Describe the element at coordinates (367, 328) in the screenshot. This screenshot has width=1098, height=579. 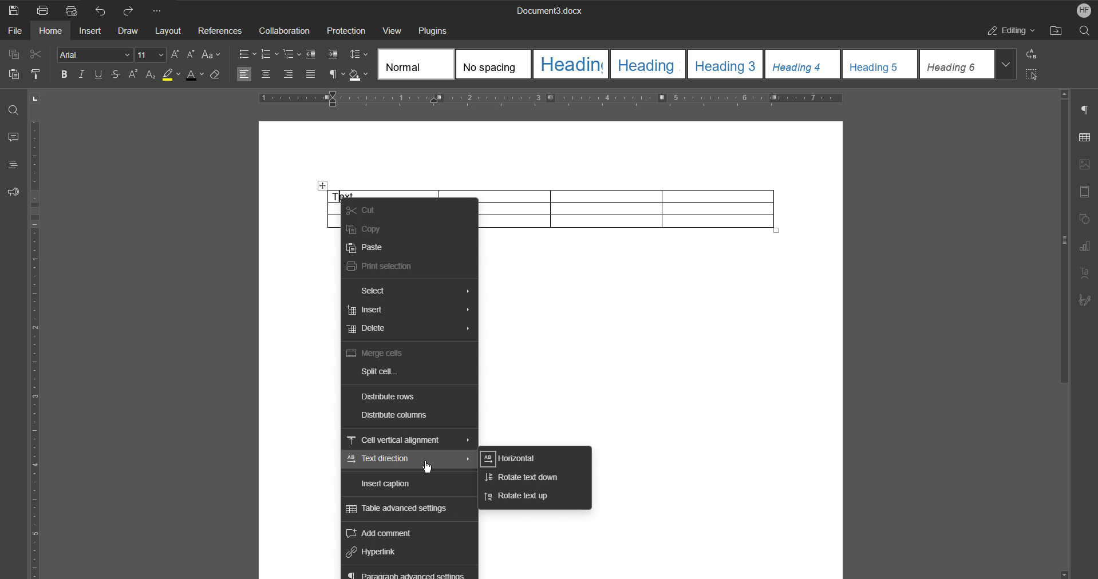
I see `Delete` at that location.